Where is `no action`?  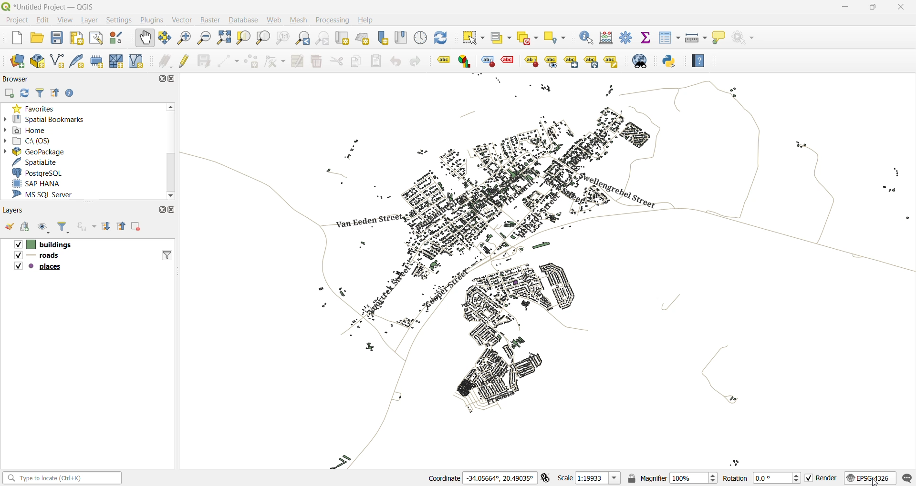
no action is located at coordinates (746, 38).